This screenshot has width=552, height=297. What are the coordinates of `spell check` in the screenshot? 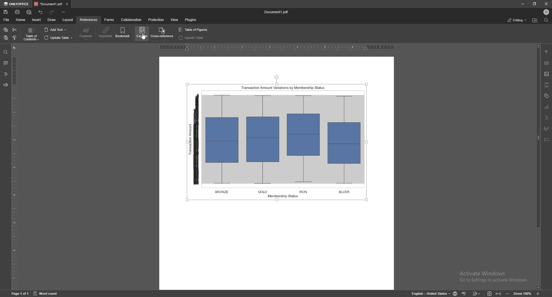 It's located at (464, 293).